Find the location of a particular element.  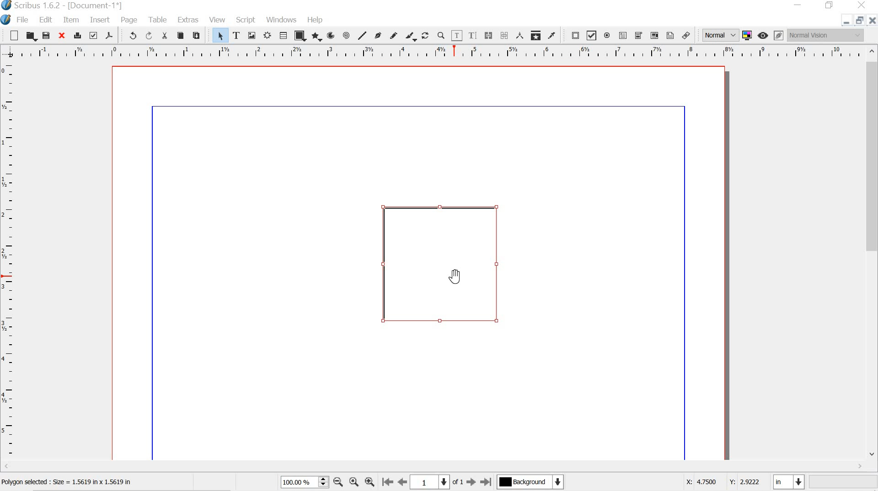

X: 4.7500  Y: 2.9222 is located at coordinates (717, 483).